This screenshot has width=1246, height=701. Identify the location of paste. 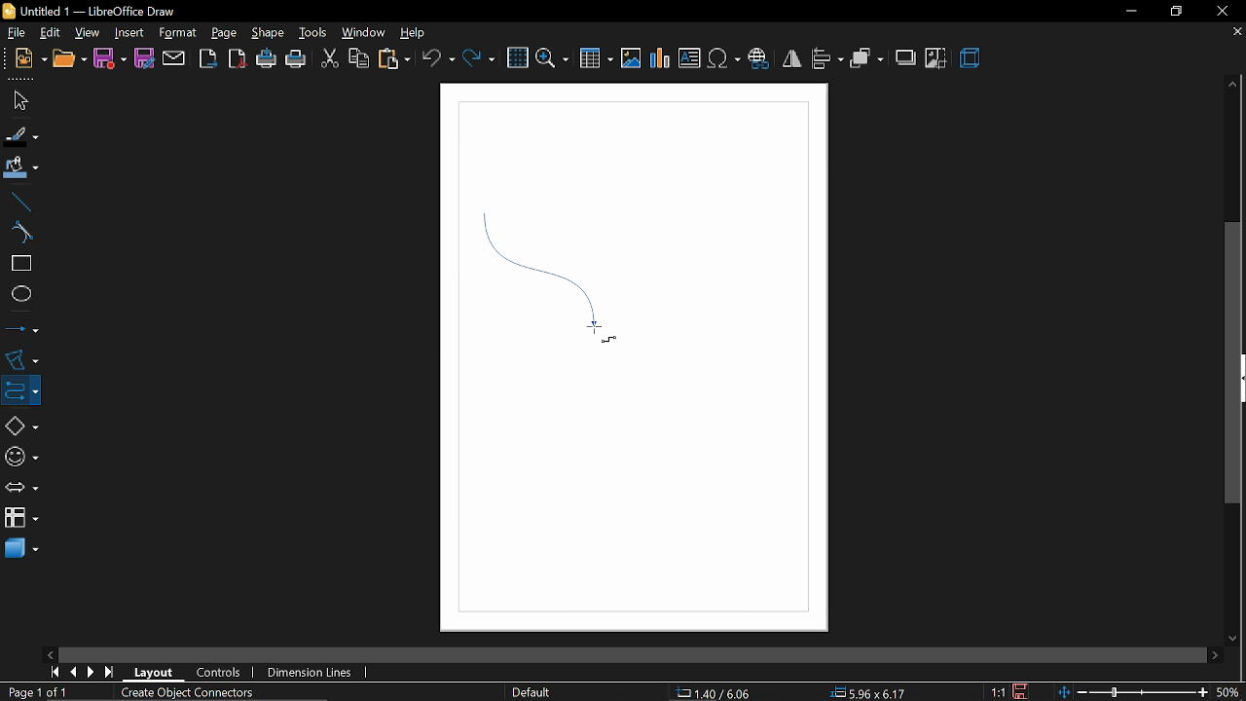
(393, 59).